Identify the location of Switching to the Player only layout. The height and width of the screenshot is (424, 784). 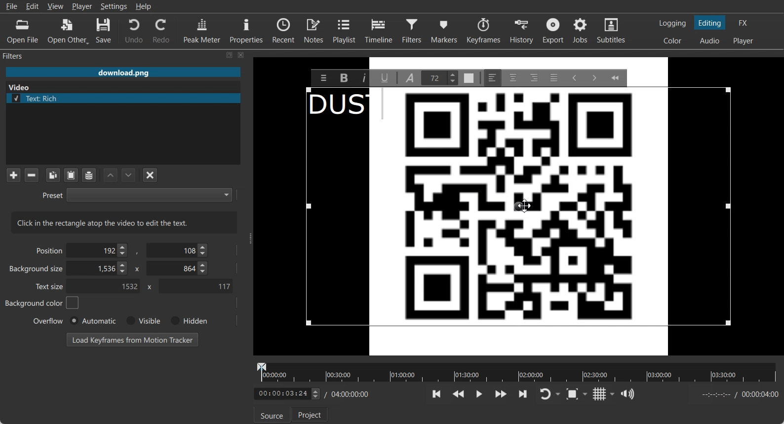
(744, 41).